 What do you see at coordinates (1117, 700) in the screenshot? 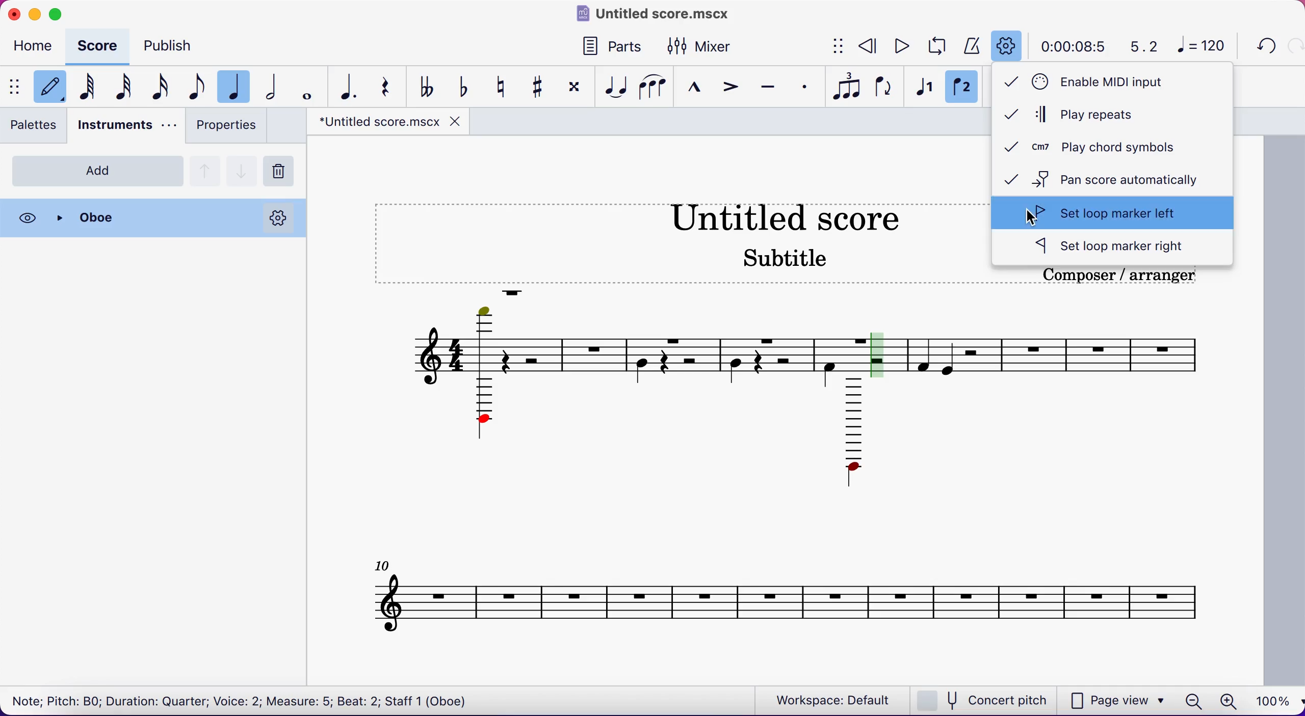
I see `page view` at bounding box center [1117, 700].